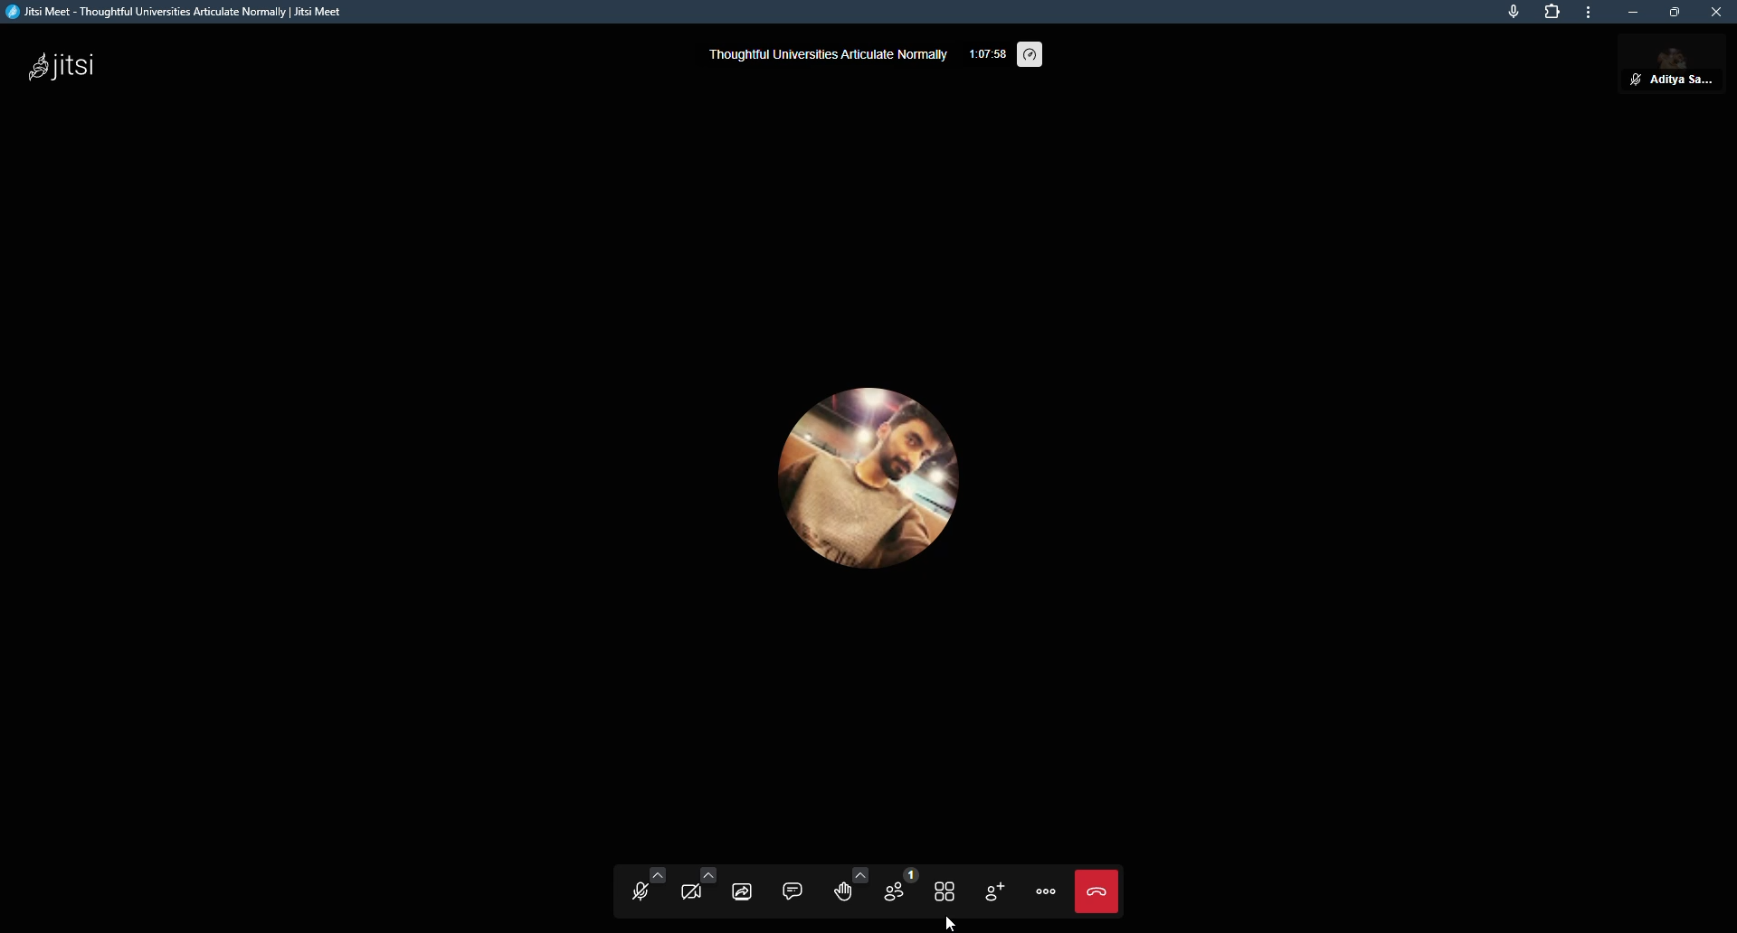 The height and width of the screenshot is (933, 1737). Describe the element at coordinates (641, 894) in the screenshot. I see `start mic` at that location.